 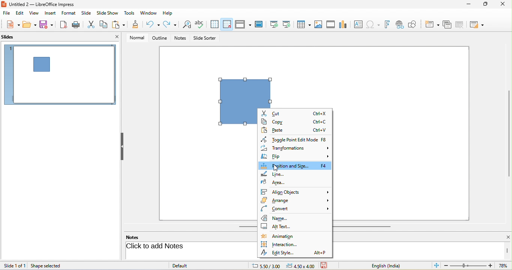 I want to click on file, so click(x=7, y=13).